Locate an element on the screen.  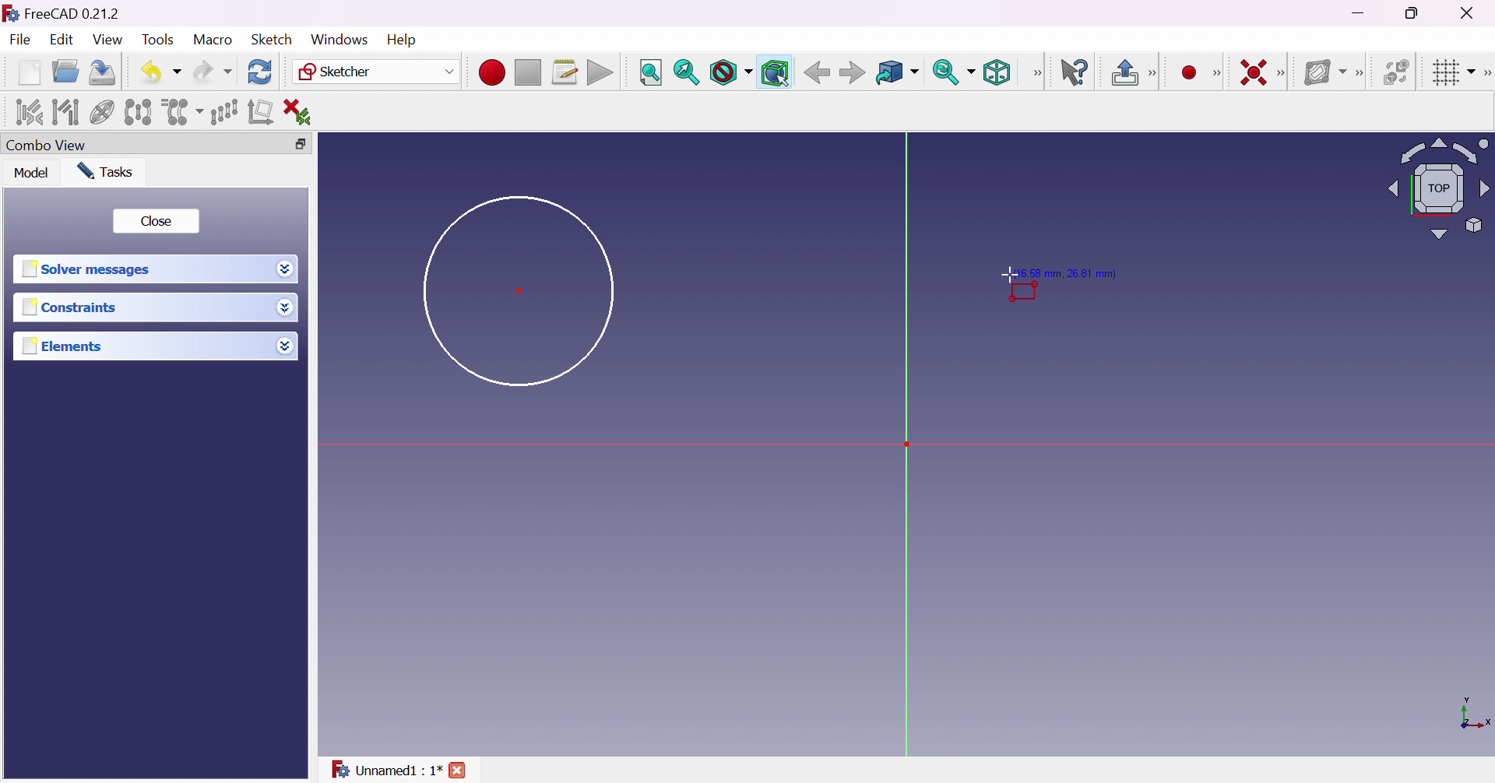
Elements is located at coordinates (64, 346).